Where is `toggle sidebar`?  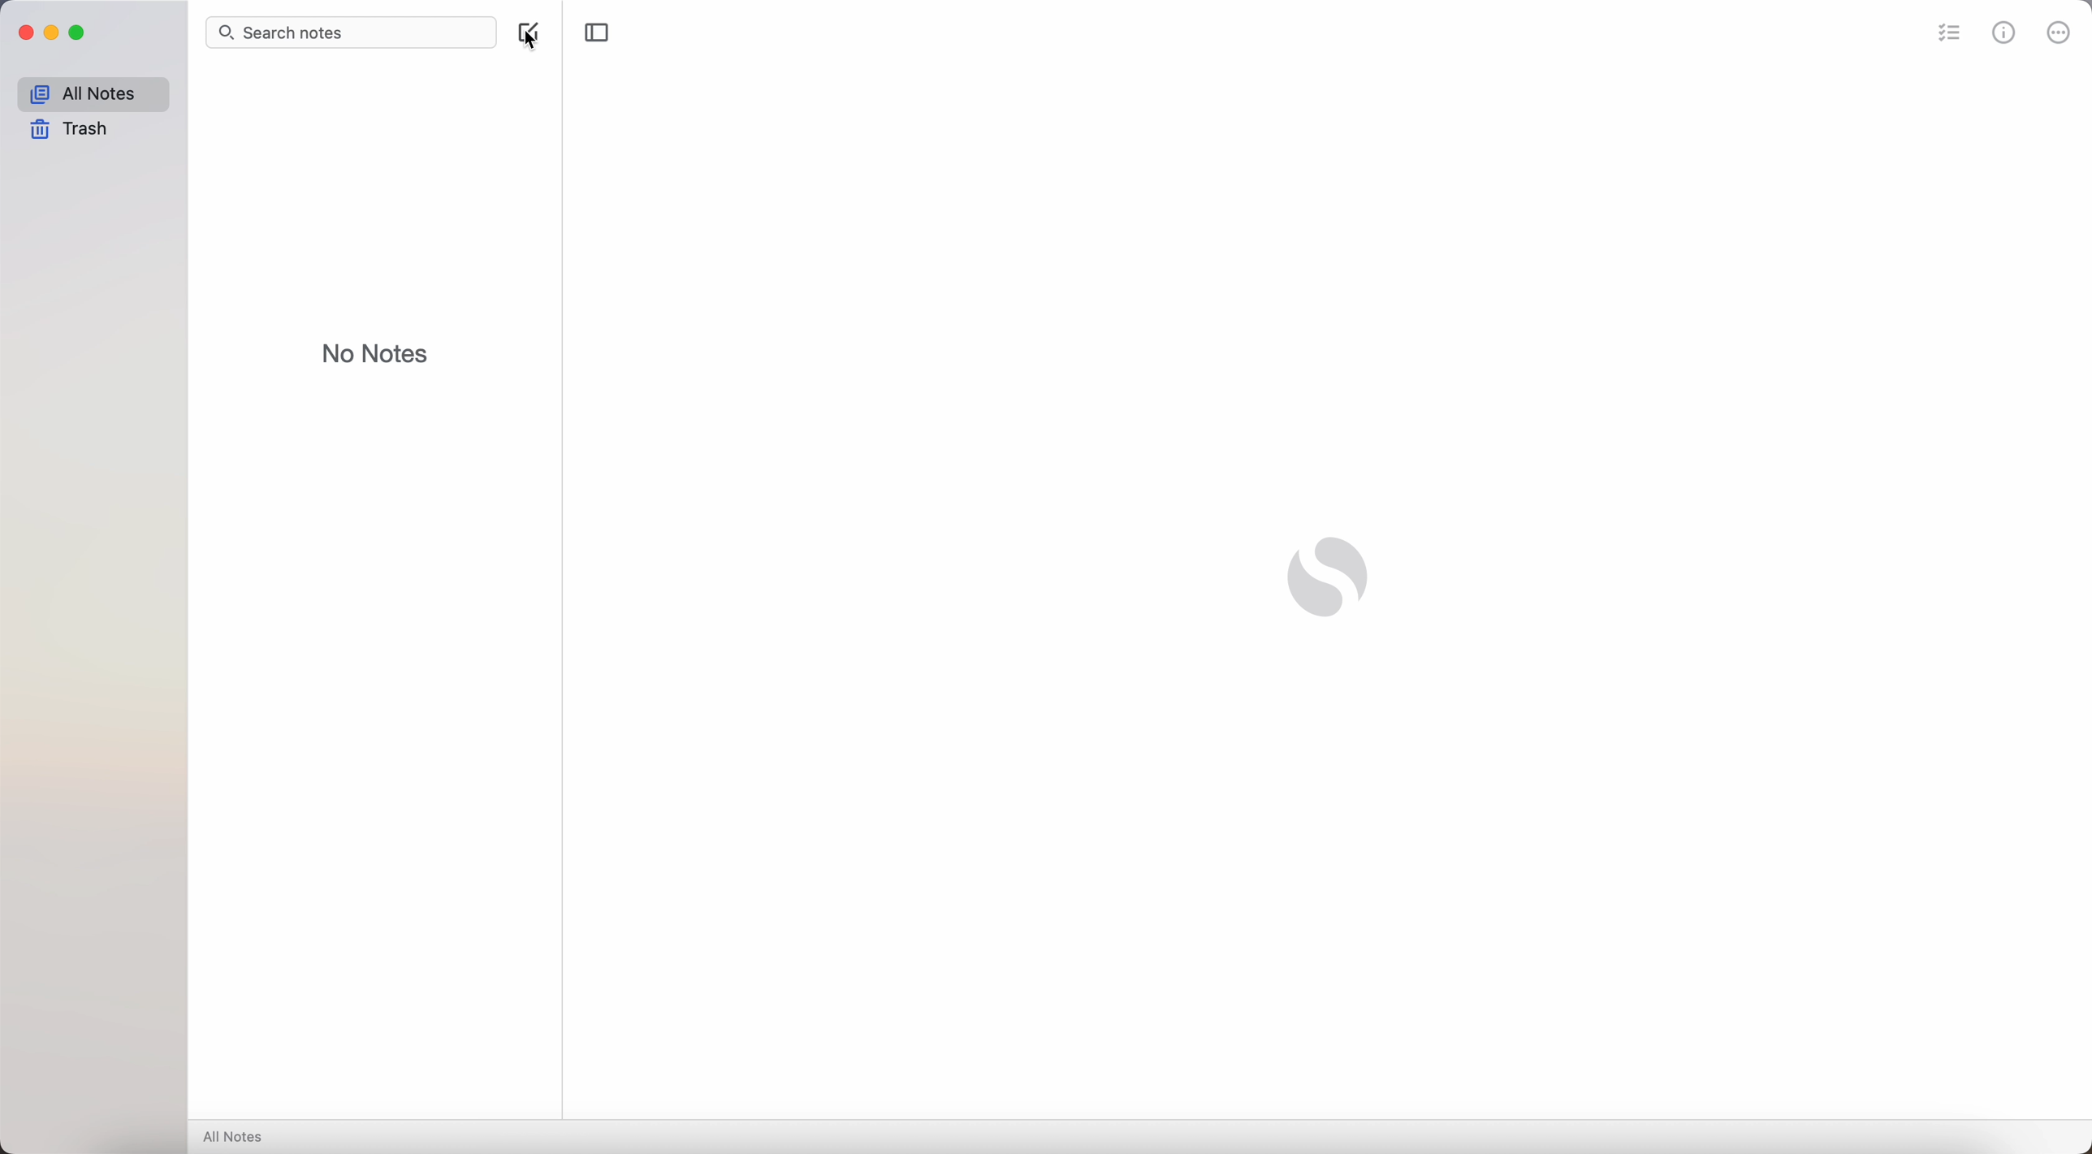 toggle sidebar is located at coordinates (598, 30).